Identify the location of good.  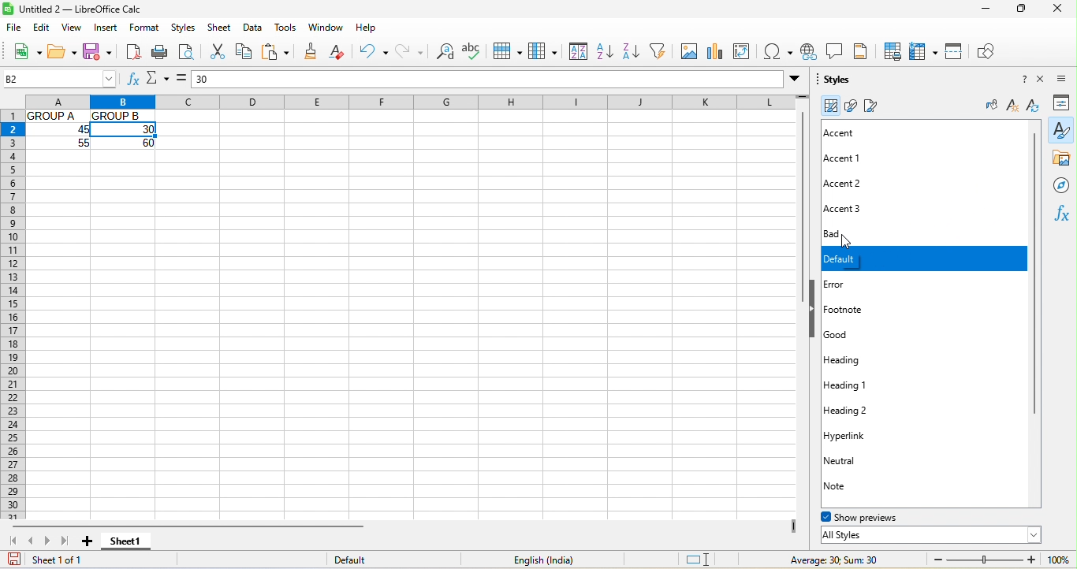
(855, 335).